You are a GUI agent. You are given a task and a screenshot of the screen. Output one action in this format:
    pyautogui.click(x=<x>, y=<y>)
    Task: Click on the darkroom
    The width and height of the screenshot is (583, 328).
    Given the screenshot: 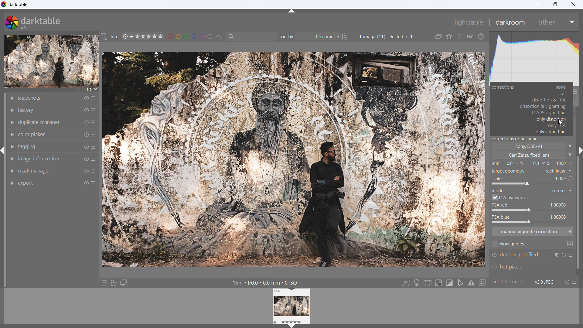 What is the action you would take?
    pyautogui.click(x=510, y=22)
    